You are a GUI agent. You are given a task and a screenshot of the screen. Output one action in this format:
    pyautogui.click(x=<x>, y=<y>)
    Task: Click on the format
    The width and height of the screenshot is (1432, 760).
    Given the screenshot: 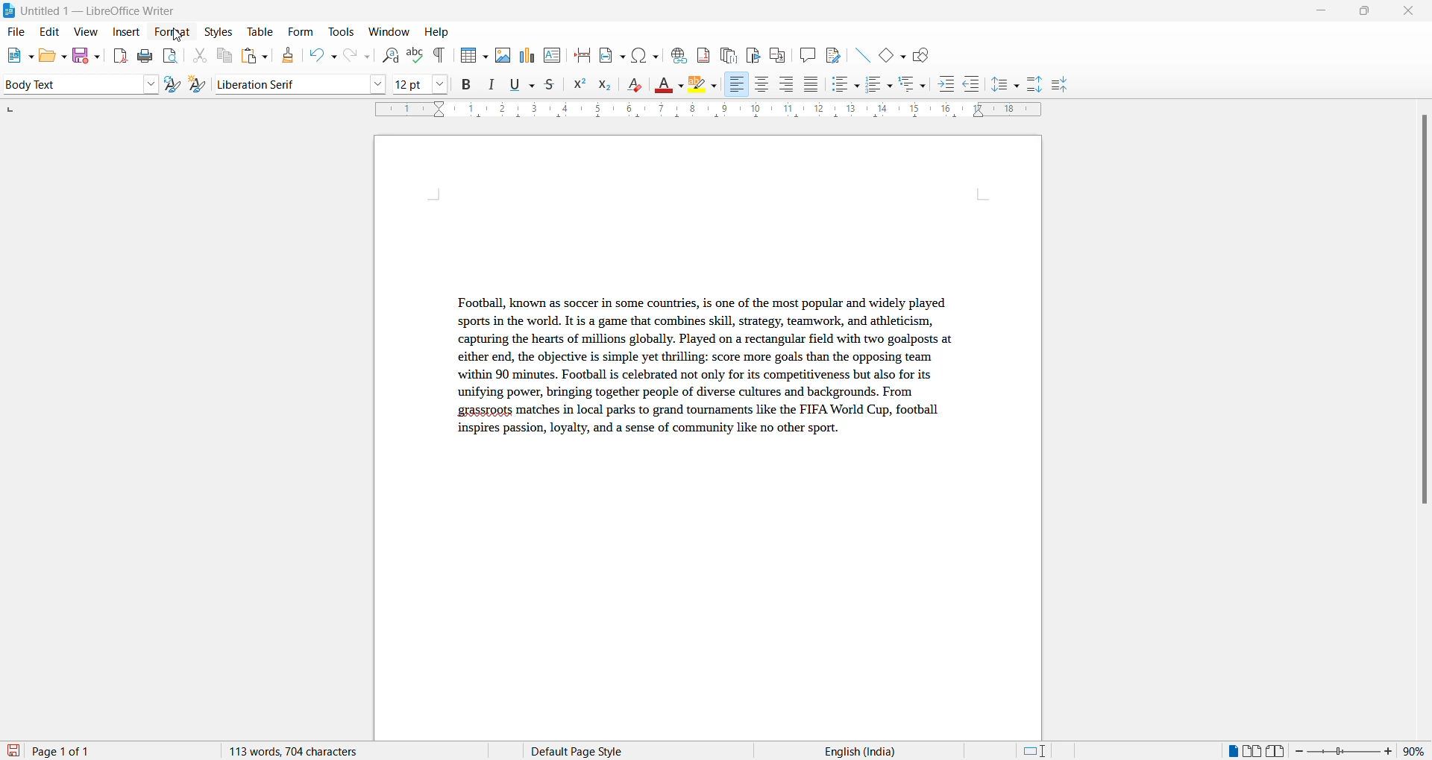 What is the action you would take?
    pyautogui.click(x=169, y=33)
    